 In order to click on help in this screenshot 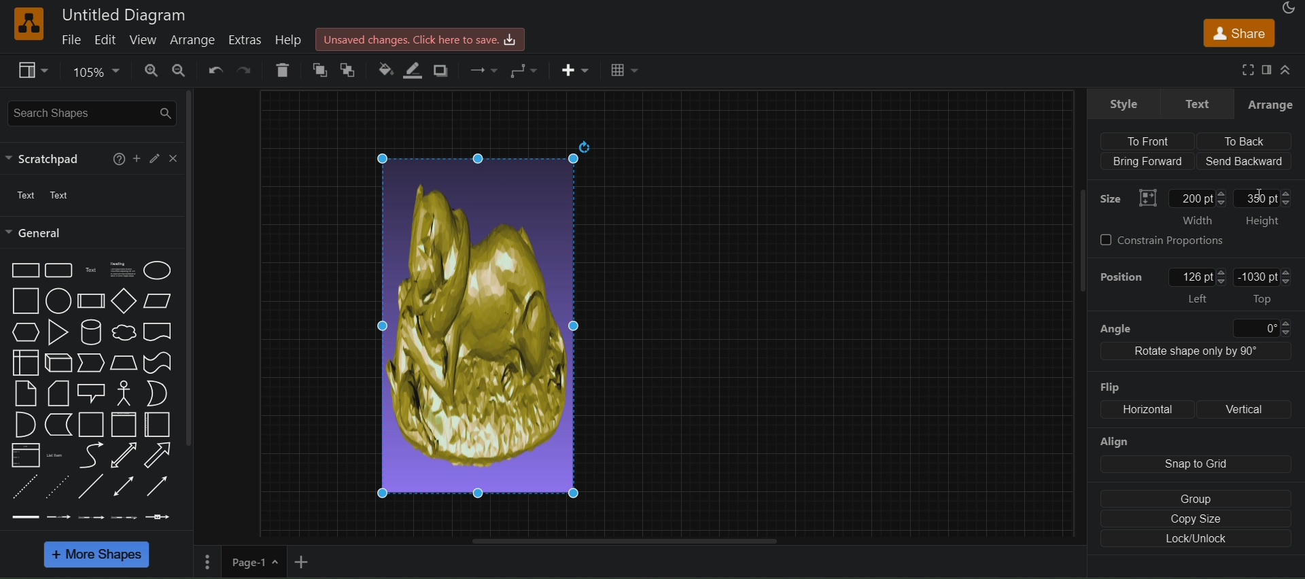, I will do `click(291, 39)`.